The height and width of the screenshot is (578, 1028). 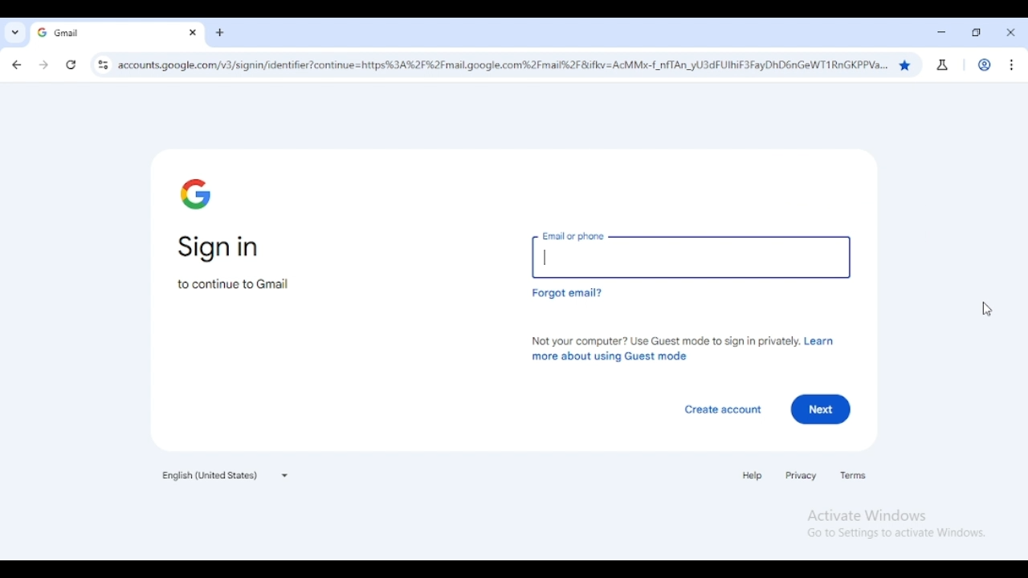 I want to click on google logo, so click(x=197, y=193).